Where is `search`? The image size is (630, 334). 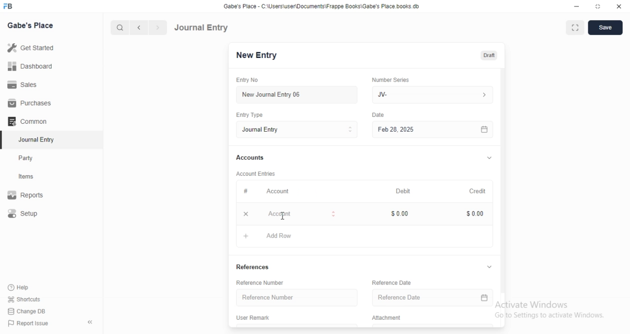
search is located at coordinates (121, 28).